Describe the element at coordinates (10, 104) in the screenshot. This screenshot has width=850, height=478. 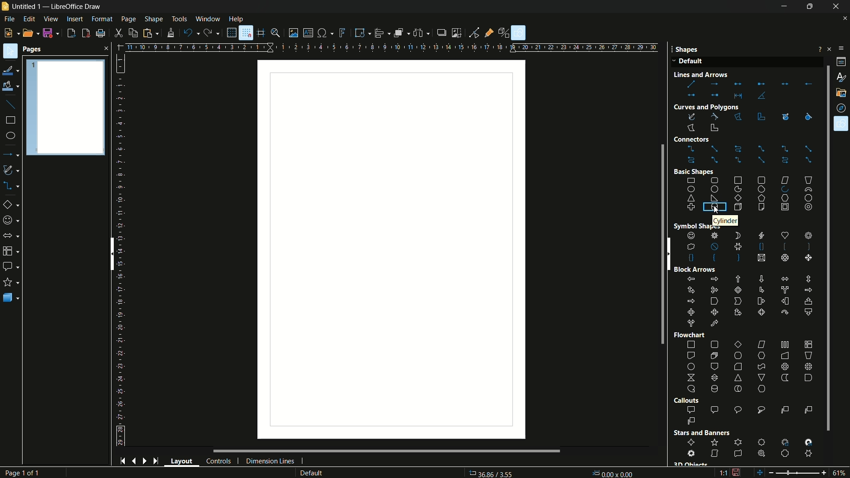
I see `insert line` at that location.